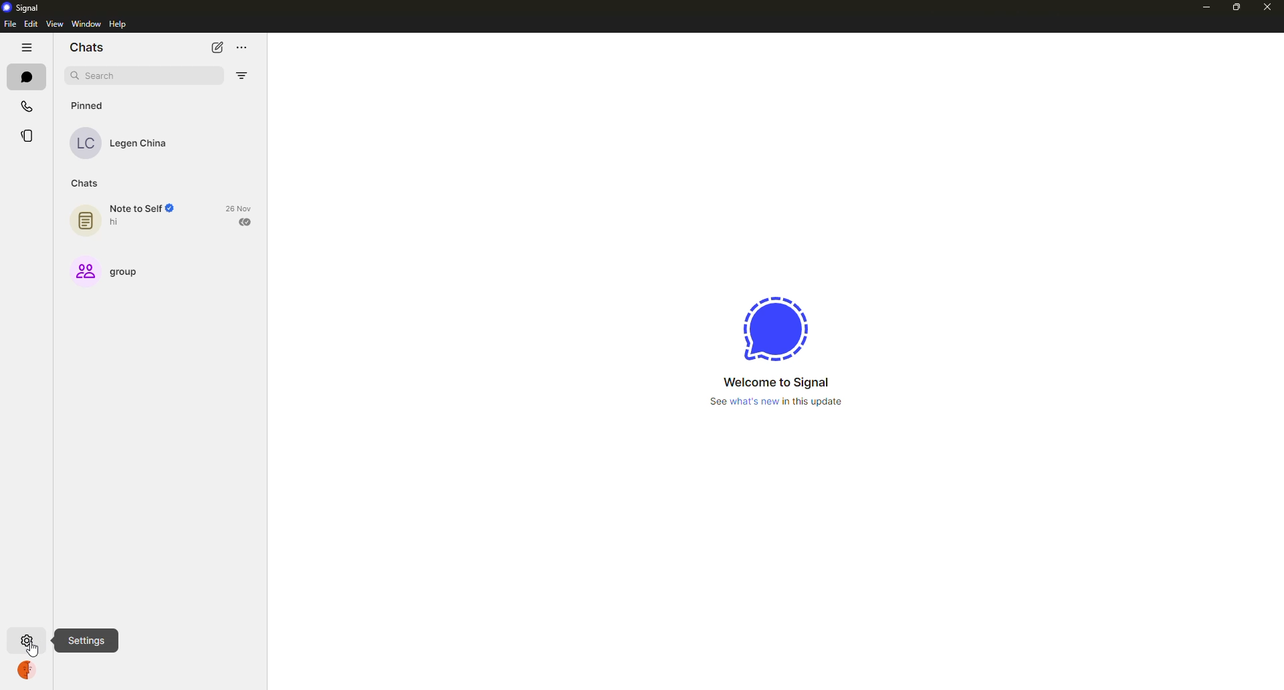  Describe the element at coordinates (10, 24) in the screenshot. I see `file` at that location.